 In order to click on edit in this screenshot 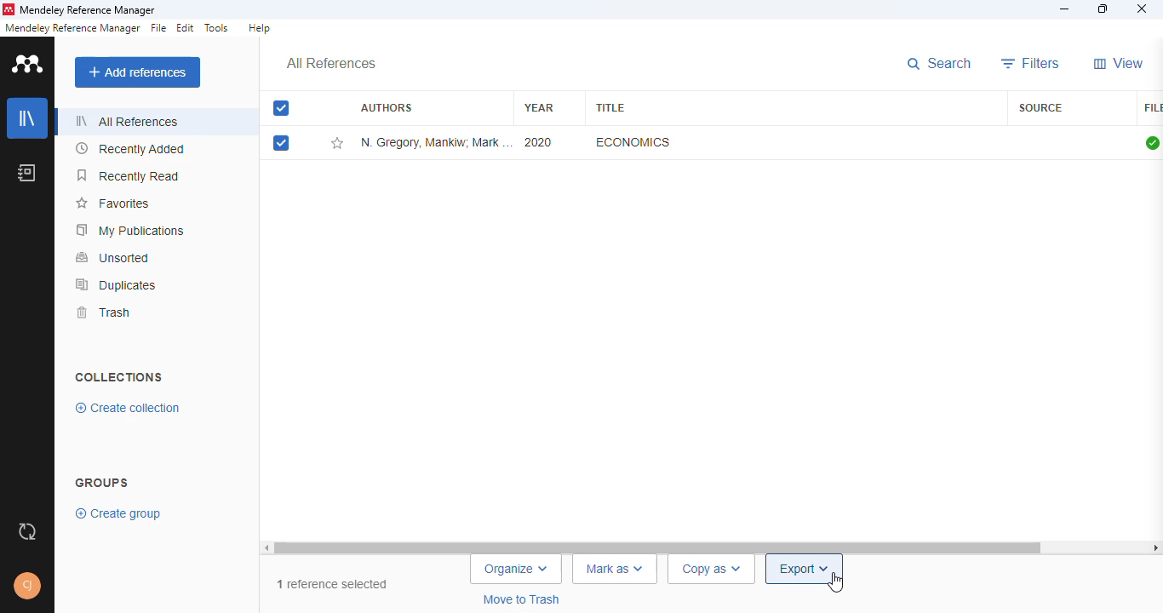, I will do `click(186, 28)`.